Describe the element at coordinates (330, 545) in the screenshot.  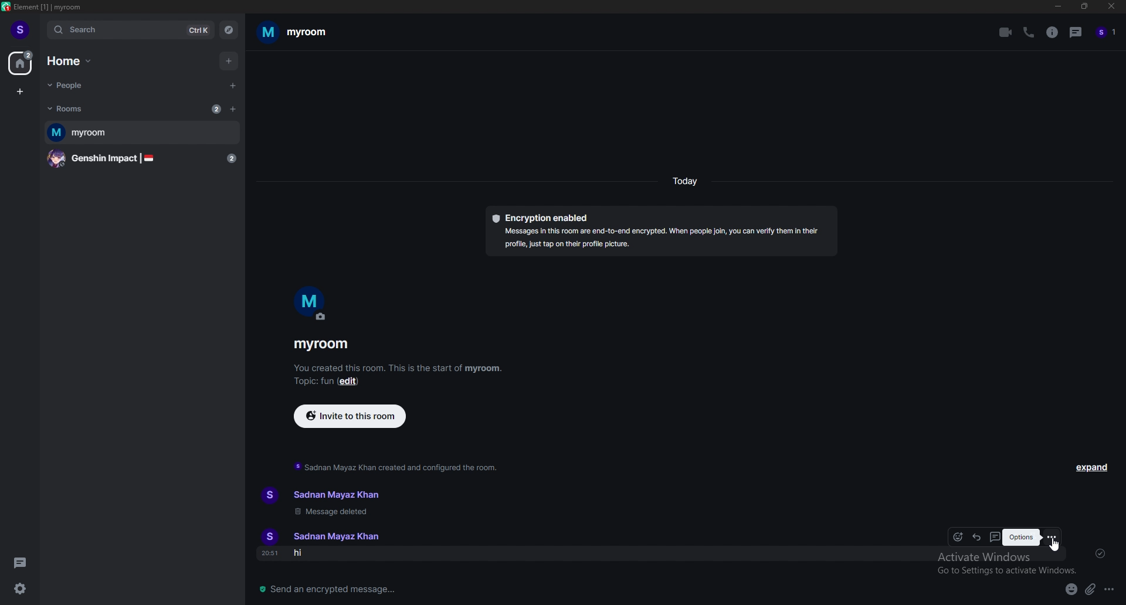
I see `sadnan mayaz khan 20:51 hi` at that location.